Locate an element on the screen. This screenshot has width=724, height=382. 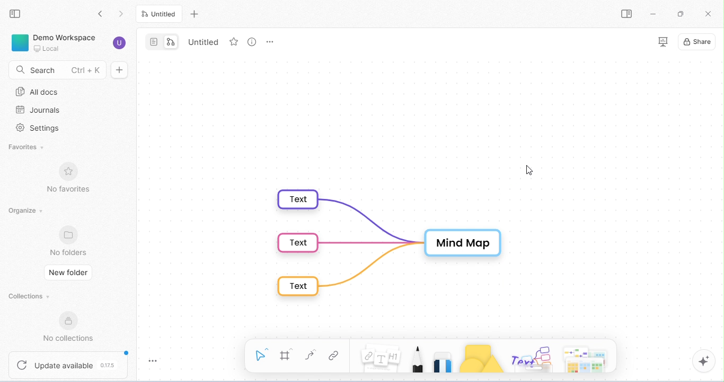
view info is located at coordinates (250, 42).